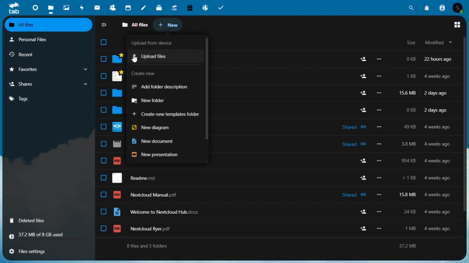 This screenshot has height=263, width=469. What do you see at coordinates (438, 162) in the screenshot?
I see `4 weeks ago` at bounding box center [438, 162].